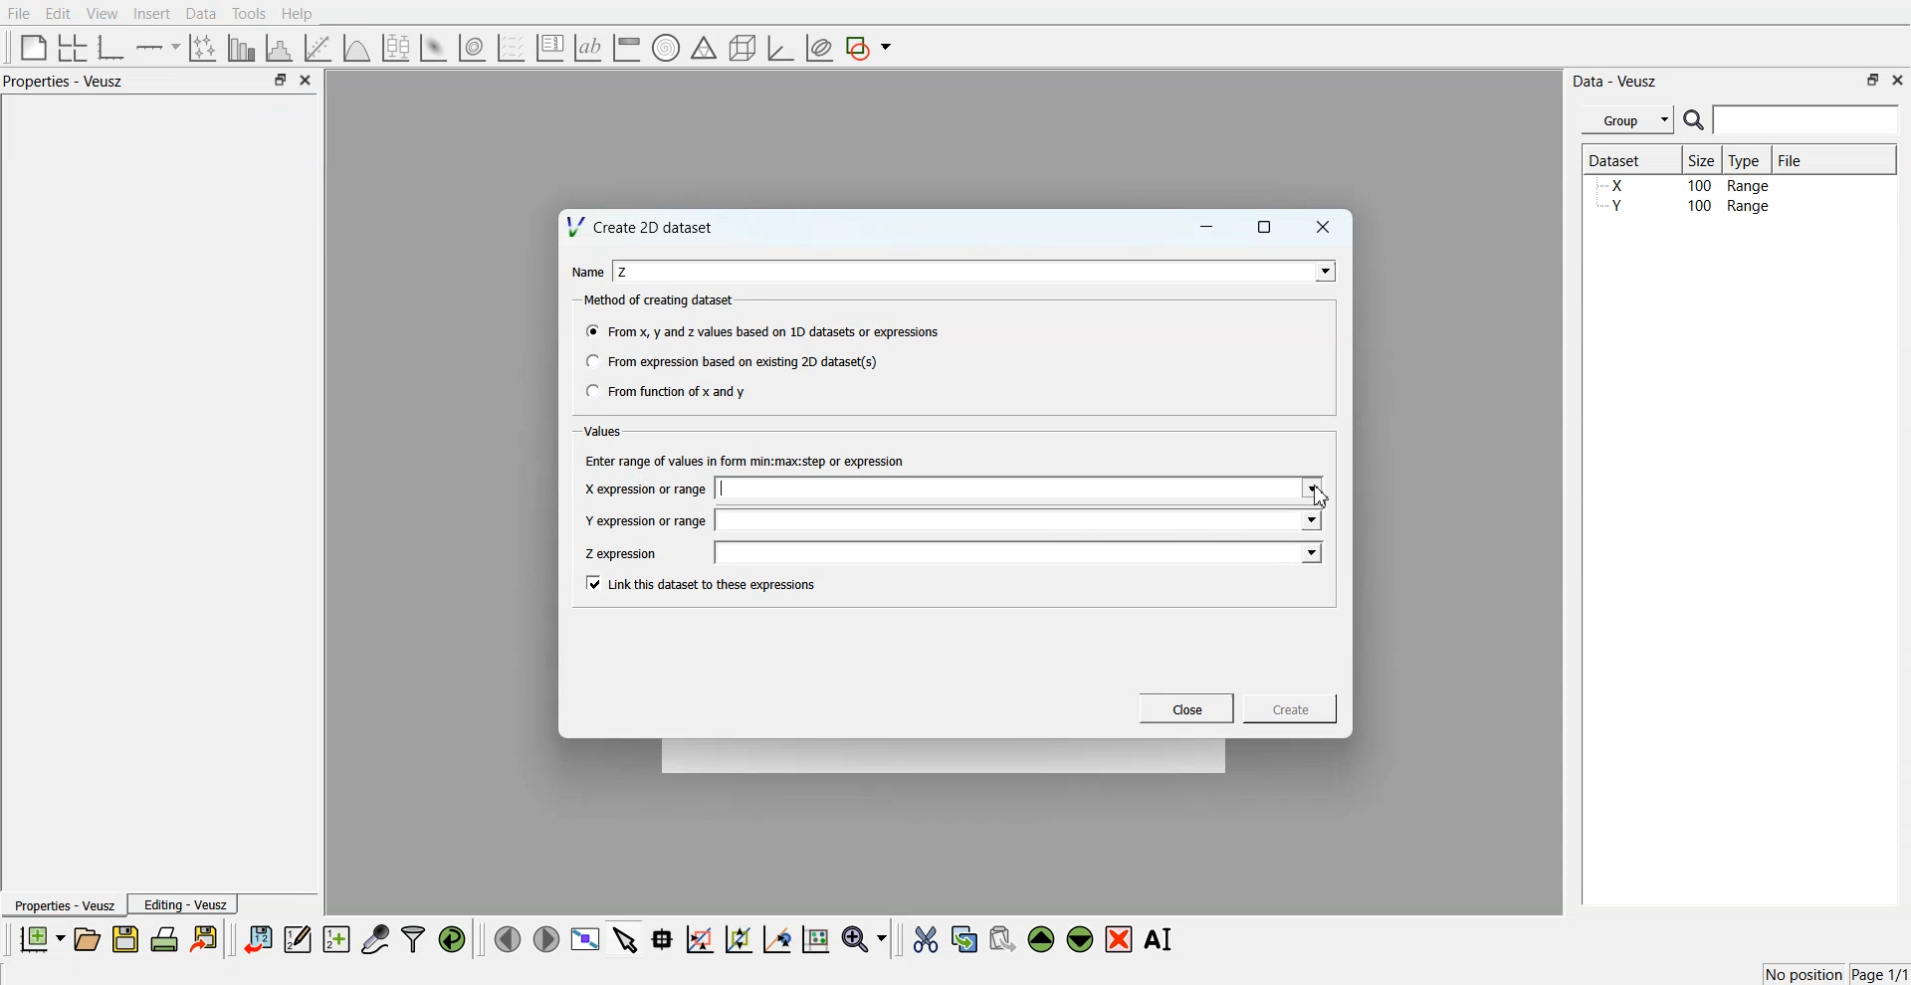 The width and height of the screenshot is (1911, 985). What do you see at coordinates (780, 48) in the screenshot?
I see `3D Graph` at bounding box center [780, 48].